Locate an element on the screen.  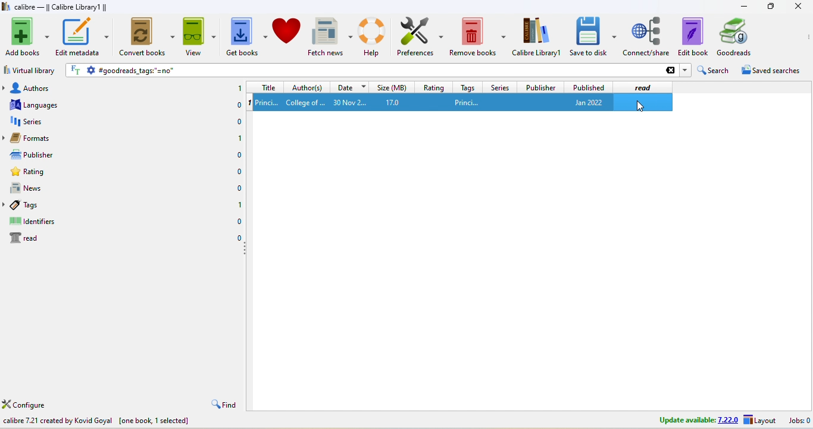
publisher is located at coordinates (539, 86).